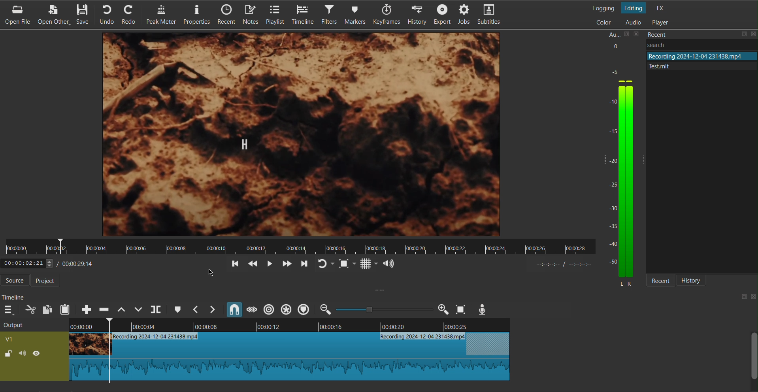 This screenshot has width=758, height=392. Describe the element at coordinates (288, 358) in the screenshot. I see `Clip` at that location.